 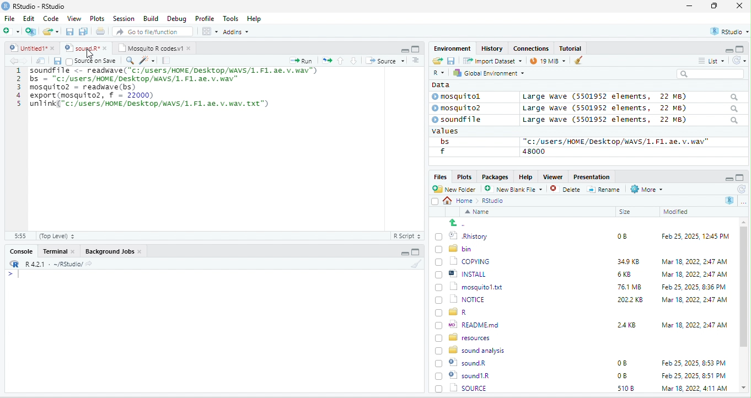 What do you see at coordinates (11, 276) in the screenshot?
I see `syntax` at bounding box center [11, 276].